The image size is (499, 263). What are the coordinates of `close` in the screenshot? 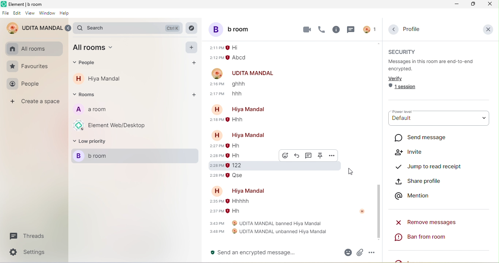 It's located at (490, 4).